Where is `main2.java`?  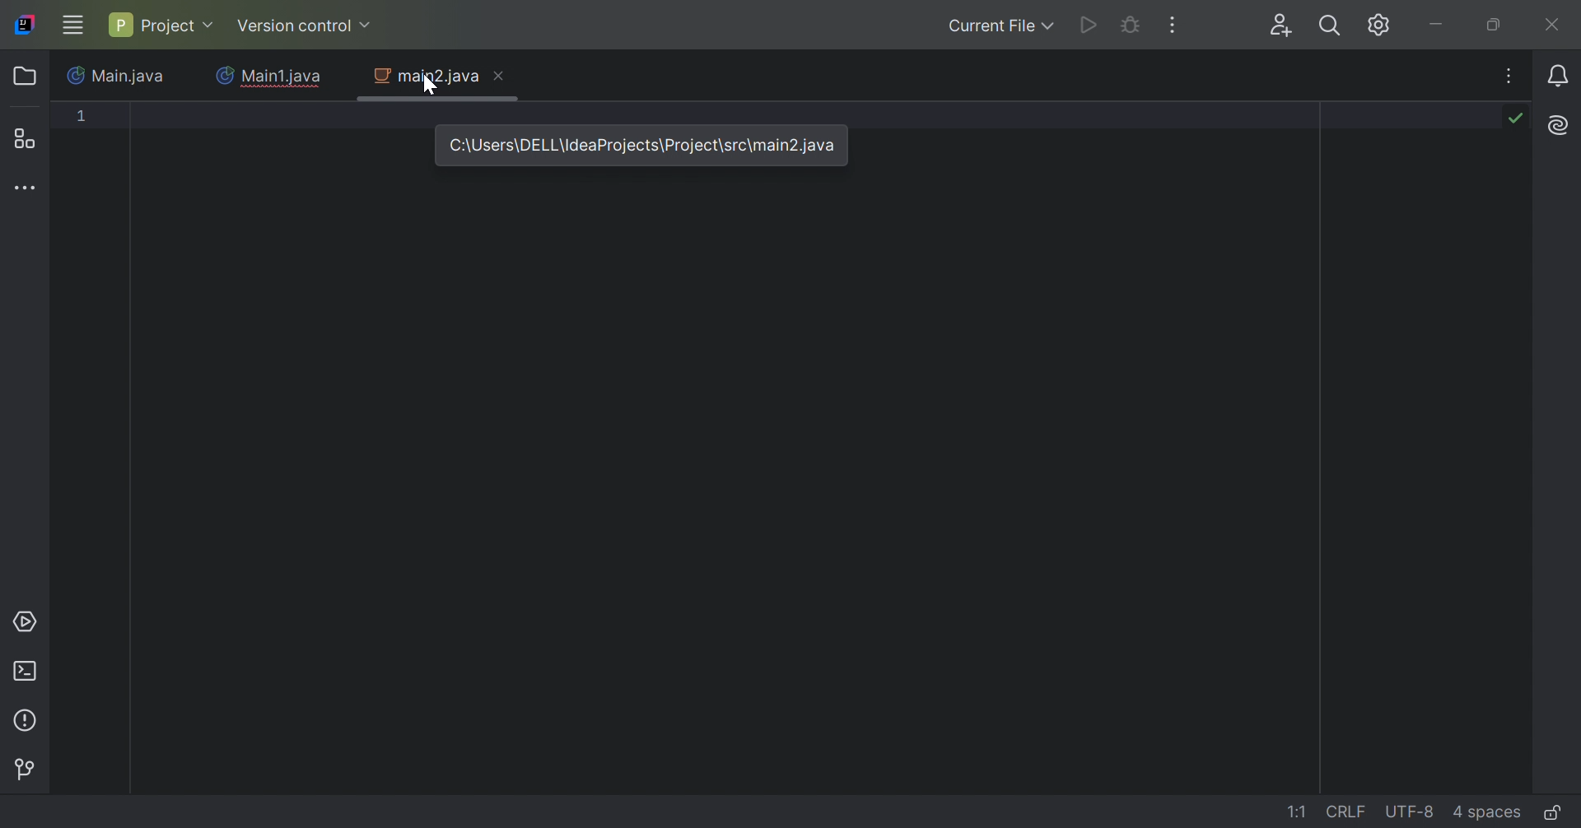
main2.java is located at coordinates (420, 77).